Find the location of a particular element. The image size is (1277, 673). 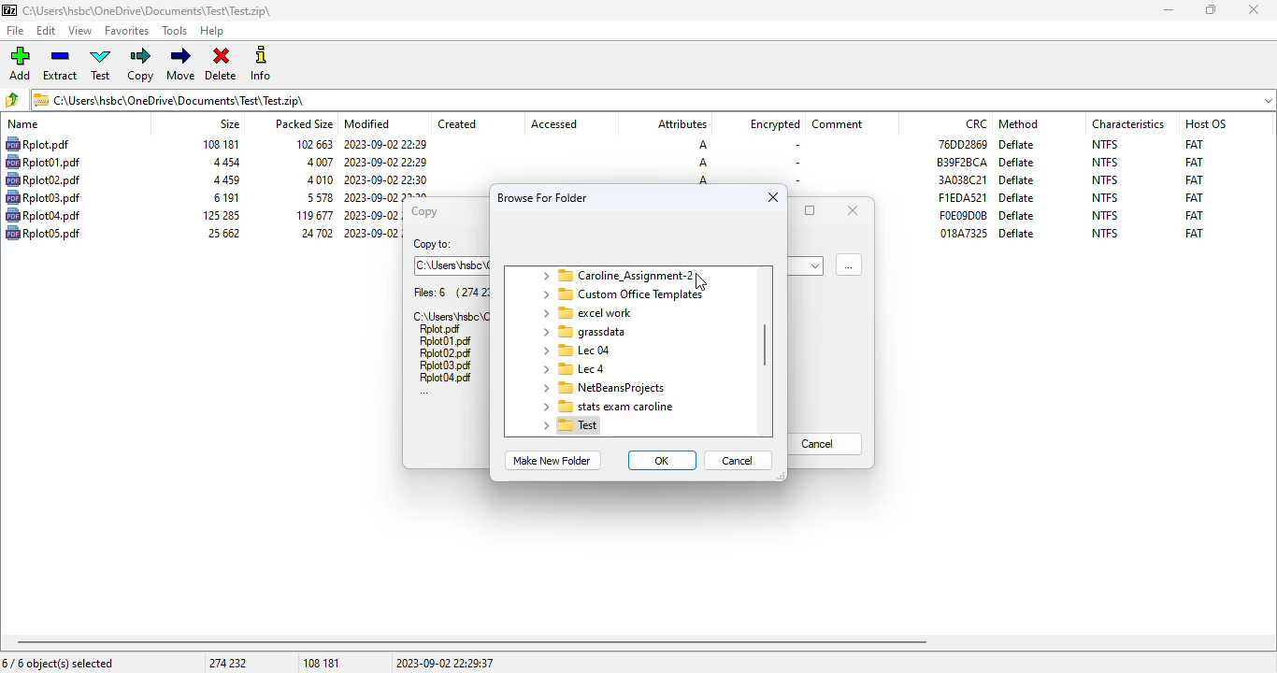

A is located at coordinates (701, 145).